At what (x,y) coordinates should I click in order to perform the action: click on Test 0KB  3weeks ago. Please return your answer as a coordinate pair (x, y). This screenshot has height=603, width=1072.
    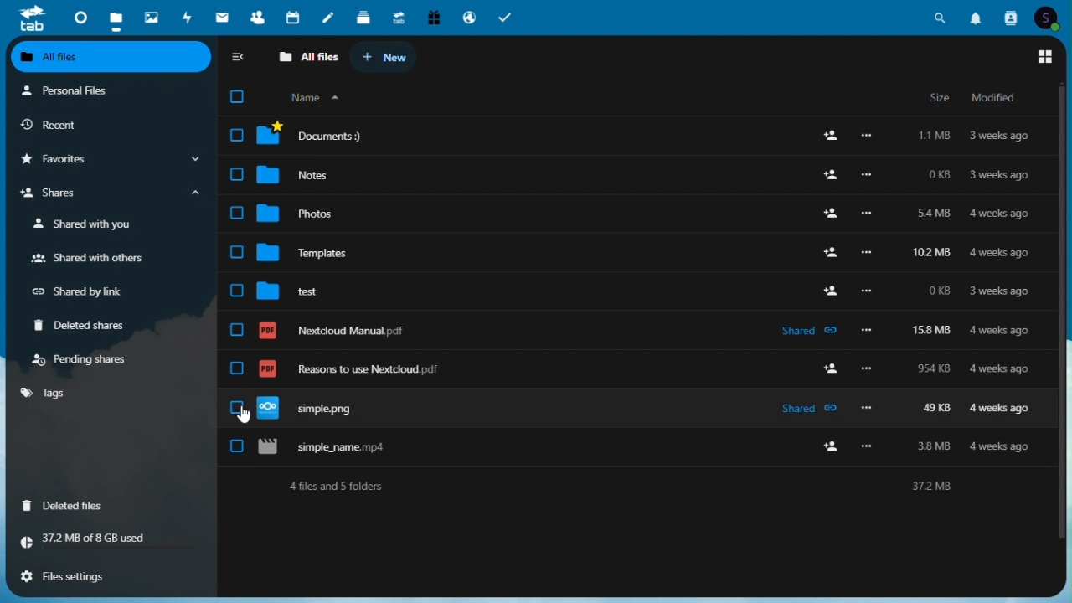
    Looking at the image, I should click on (636, 284).